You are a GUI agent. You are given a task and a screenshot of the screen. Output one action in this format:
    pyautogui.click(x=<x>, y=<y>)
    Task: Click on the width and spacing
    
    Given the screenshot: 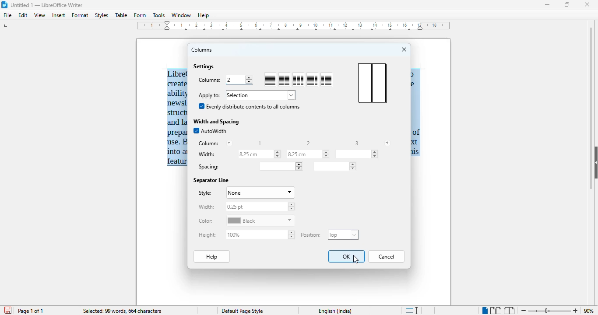 What is the action you would take?
    pyautogui.click(x=217, y=121)
    